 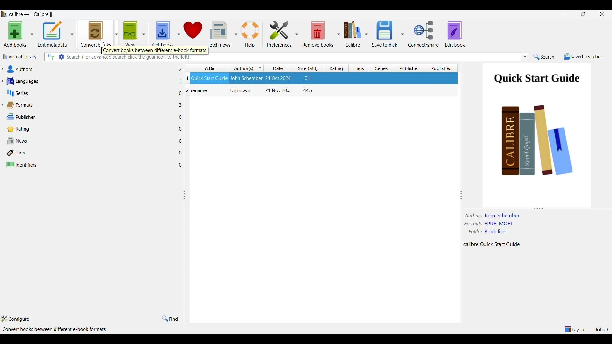 What do you see at coordinates (532, 208) in the screenshot?
I see `Change height of panels attached` at bounding box center [532, 208].